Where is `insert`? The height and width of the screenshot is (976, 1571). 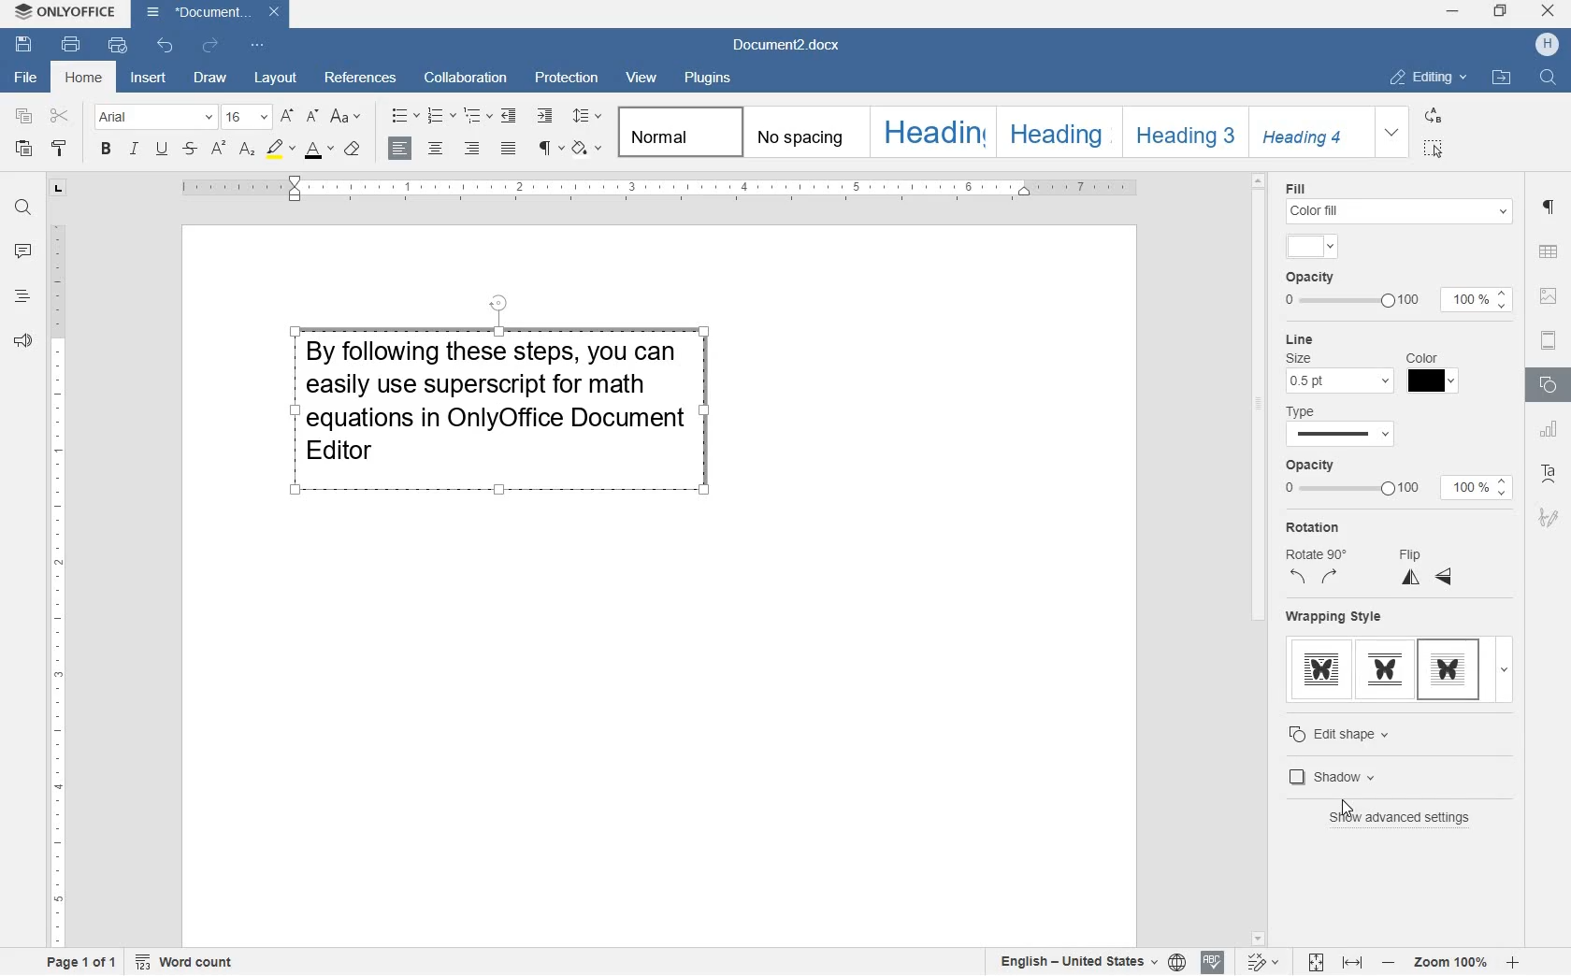
insert is located at coordinates (148, 79).